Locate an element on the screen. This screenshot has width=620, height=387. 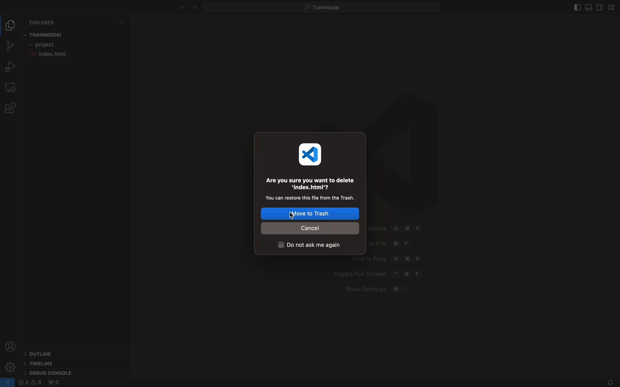
move to thrash is located at coordinates (311, 214).